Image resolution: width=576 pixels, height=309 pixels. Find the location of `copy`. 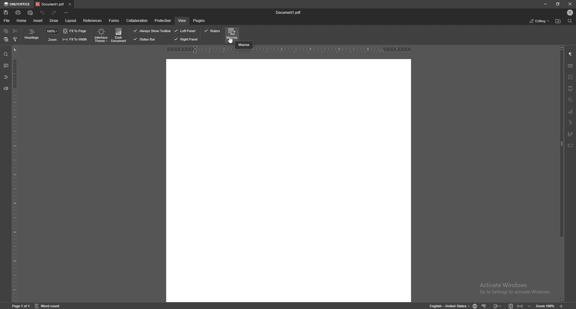

copy is located at coordinates (6, 31).